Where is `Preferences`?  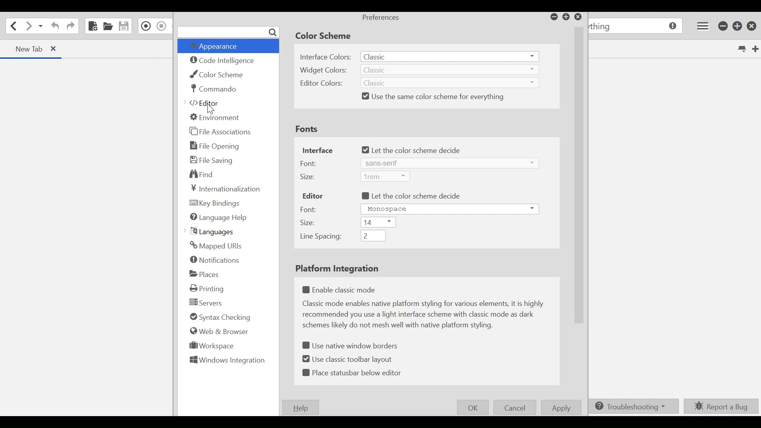 Preferences is located at coordinates (383, 17).